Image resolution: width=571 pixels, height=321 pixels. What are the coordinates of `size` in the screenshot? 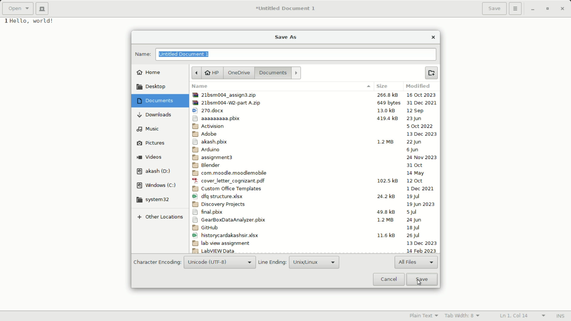 It's located at (385, 87).